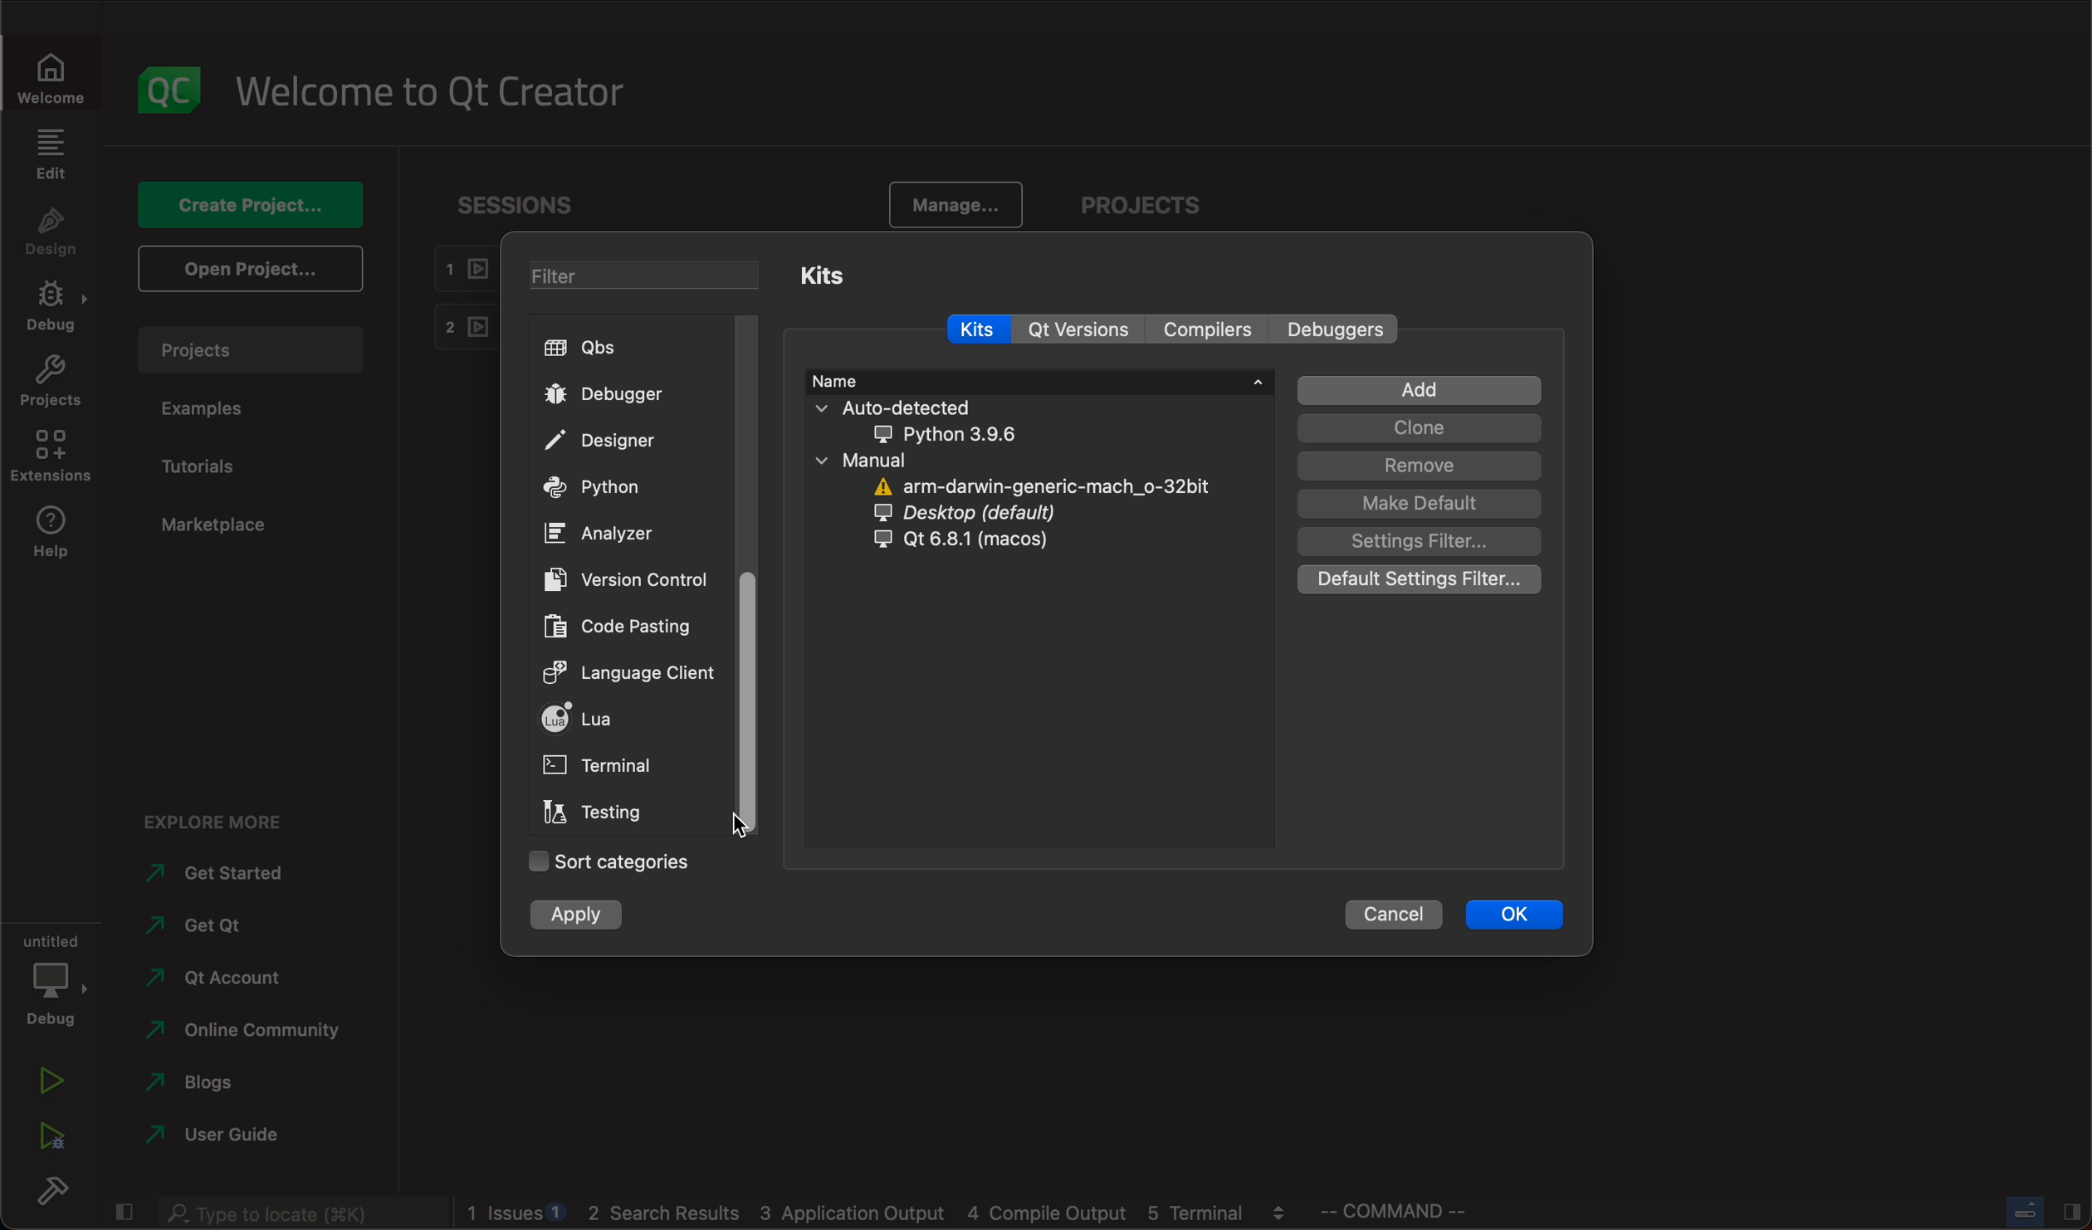 Image resolution: width=2092 pixels, height=1230 pixels. Describe the element at coordinates (613, 534) in the screenshot. I see `ANALYZER` at that location.